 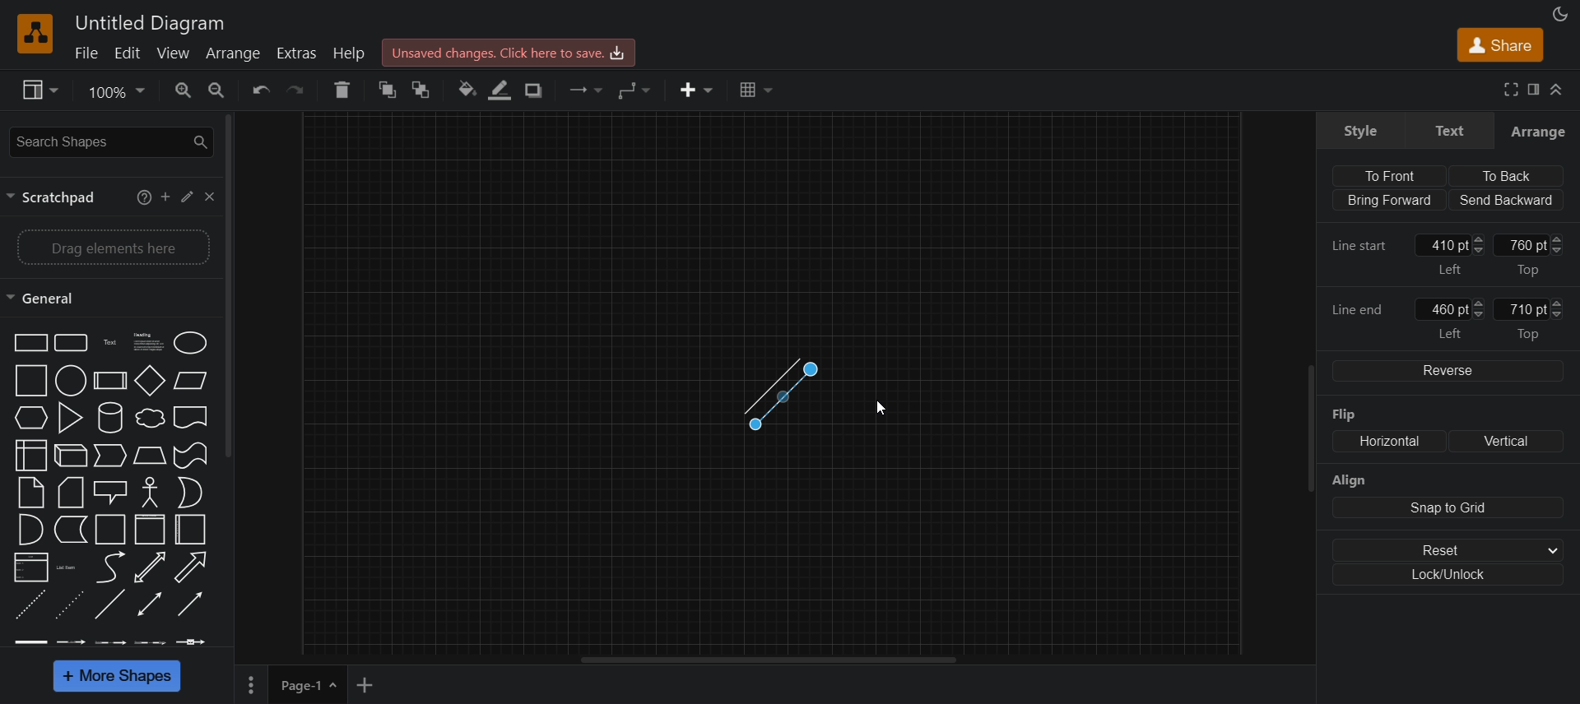 What do you see at coordinates (1559, 15) in the screenshot?
I see `appearance` at bounding box center [1559, 15].